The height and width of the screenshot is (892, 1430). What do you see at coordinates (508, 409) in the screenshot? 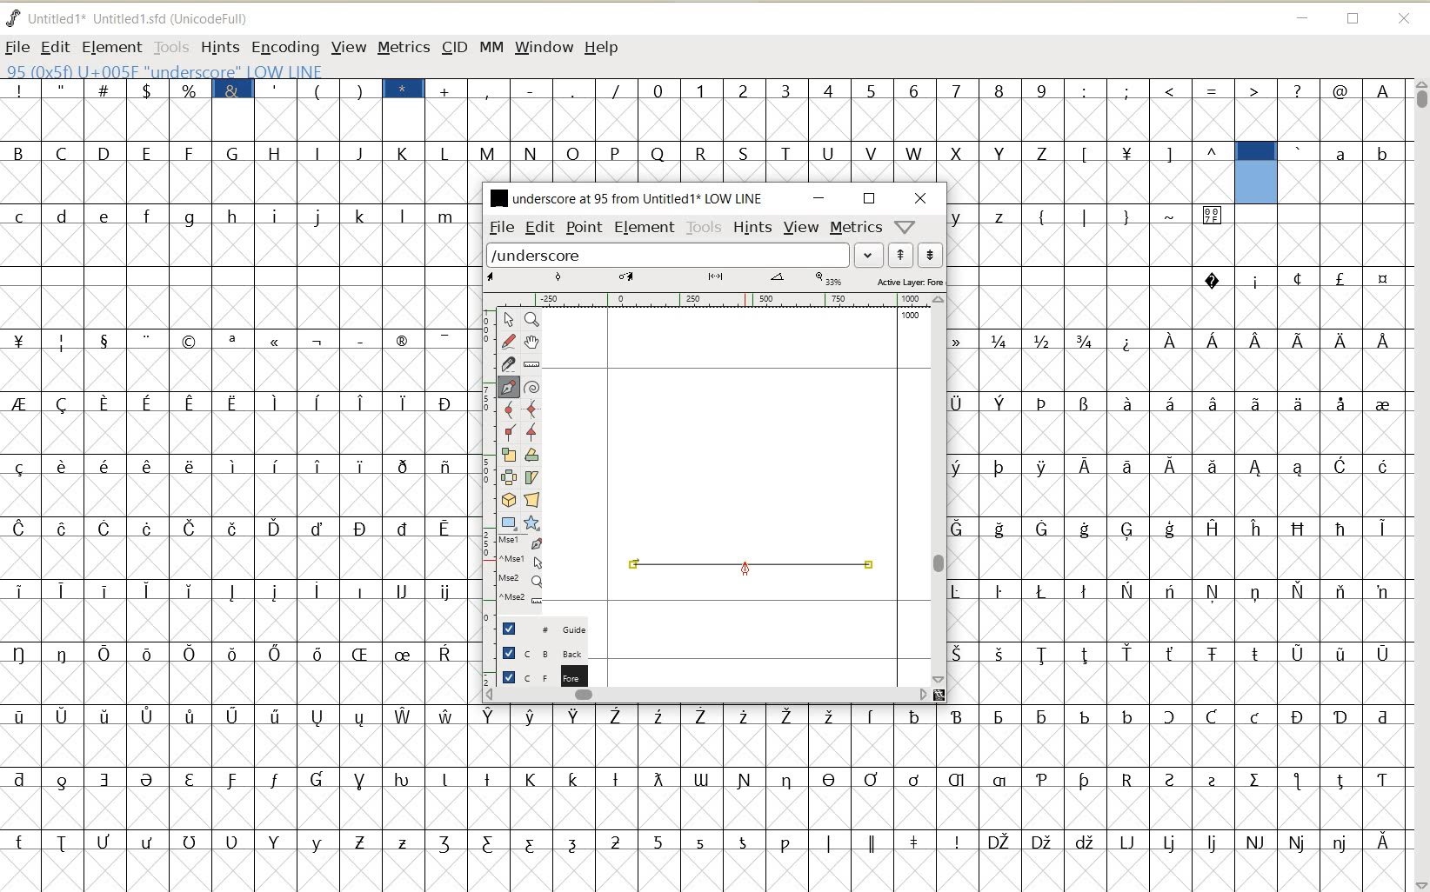
I see `add a curve point` at bounding box center [508, 409].